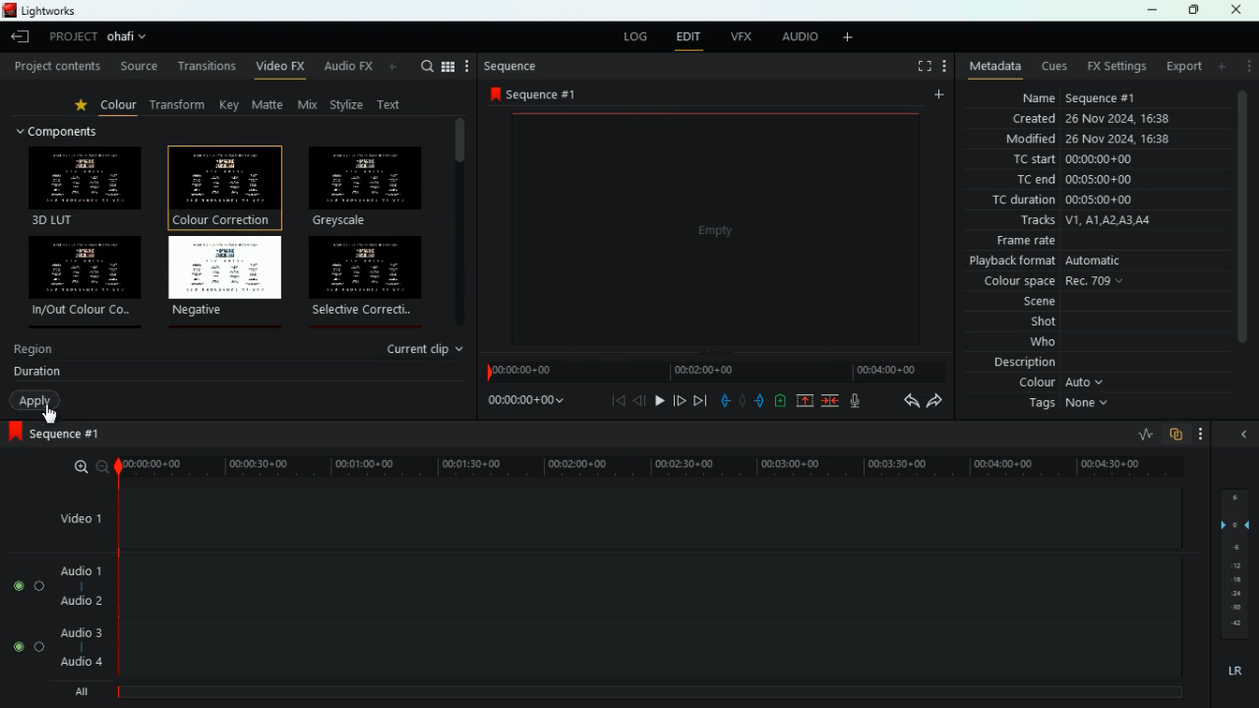  Describe the element at coordinates (635, 35) in the screenshot. I see `log` at that location.